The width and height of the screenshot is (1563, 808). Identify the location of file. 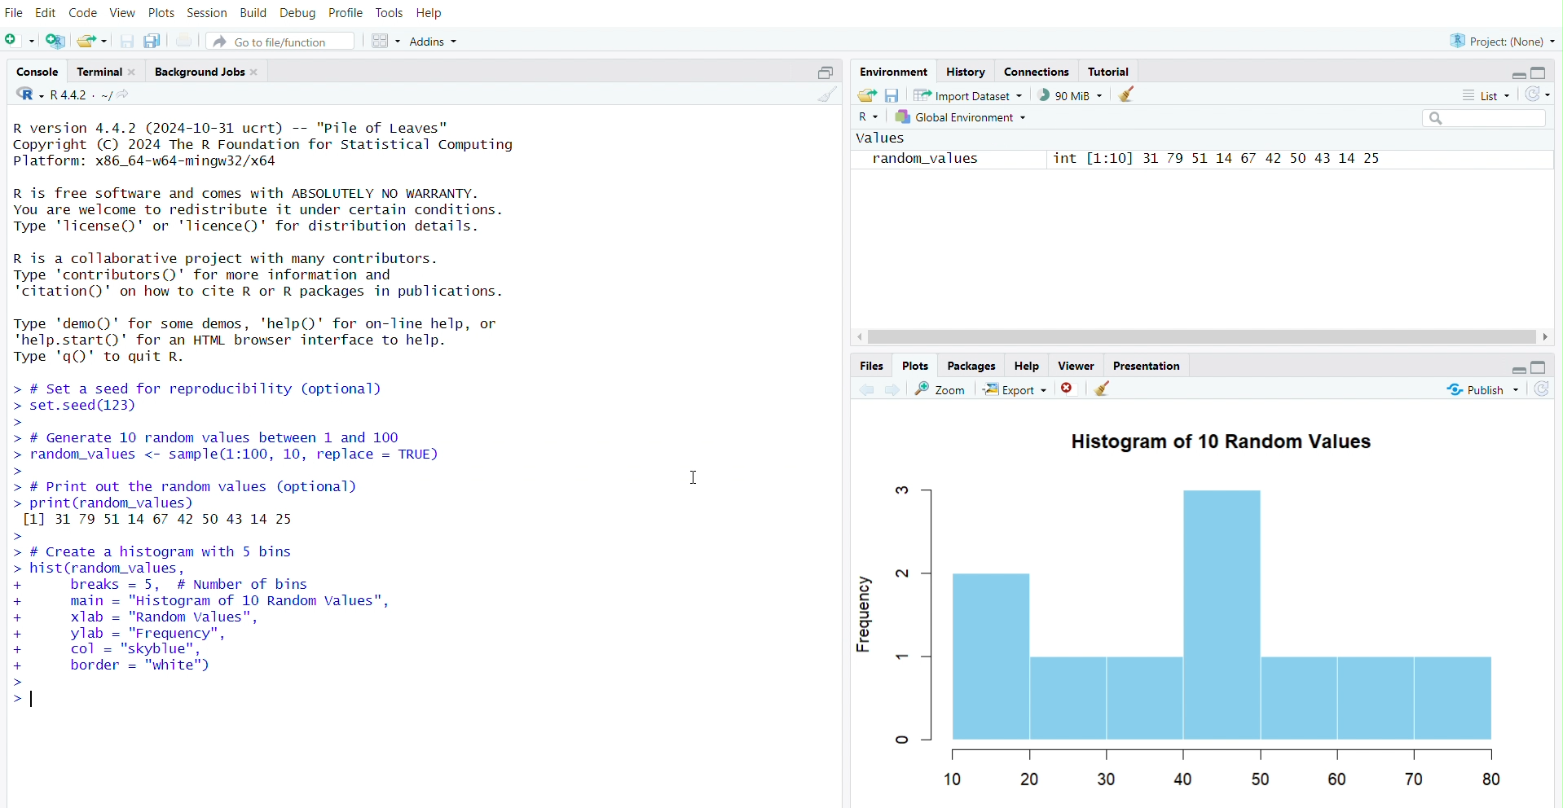
(13, 11).